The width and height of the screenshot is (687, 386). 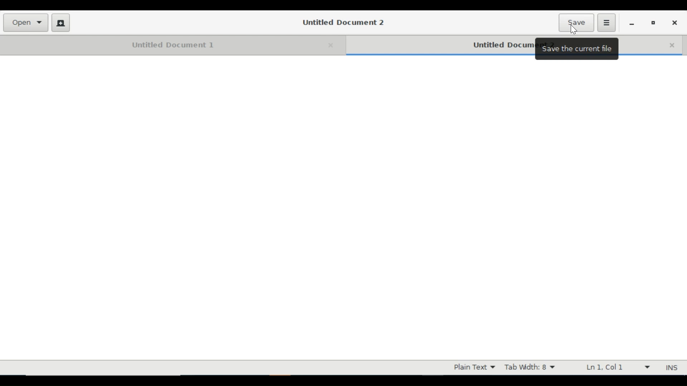 What do you see at coordinates (474, 367) in the screenshot?
I see `Plain Text` at bounding box center [474, 367].